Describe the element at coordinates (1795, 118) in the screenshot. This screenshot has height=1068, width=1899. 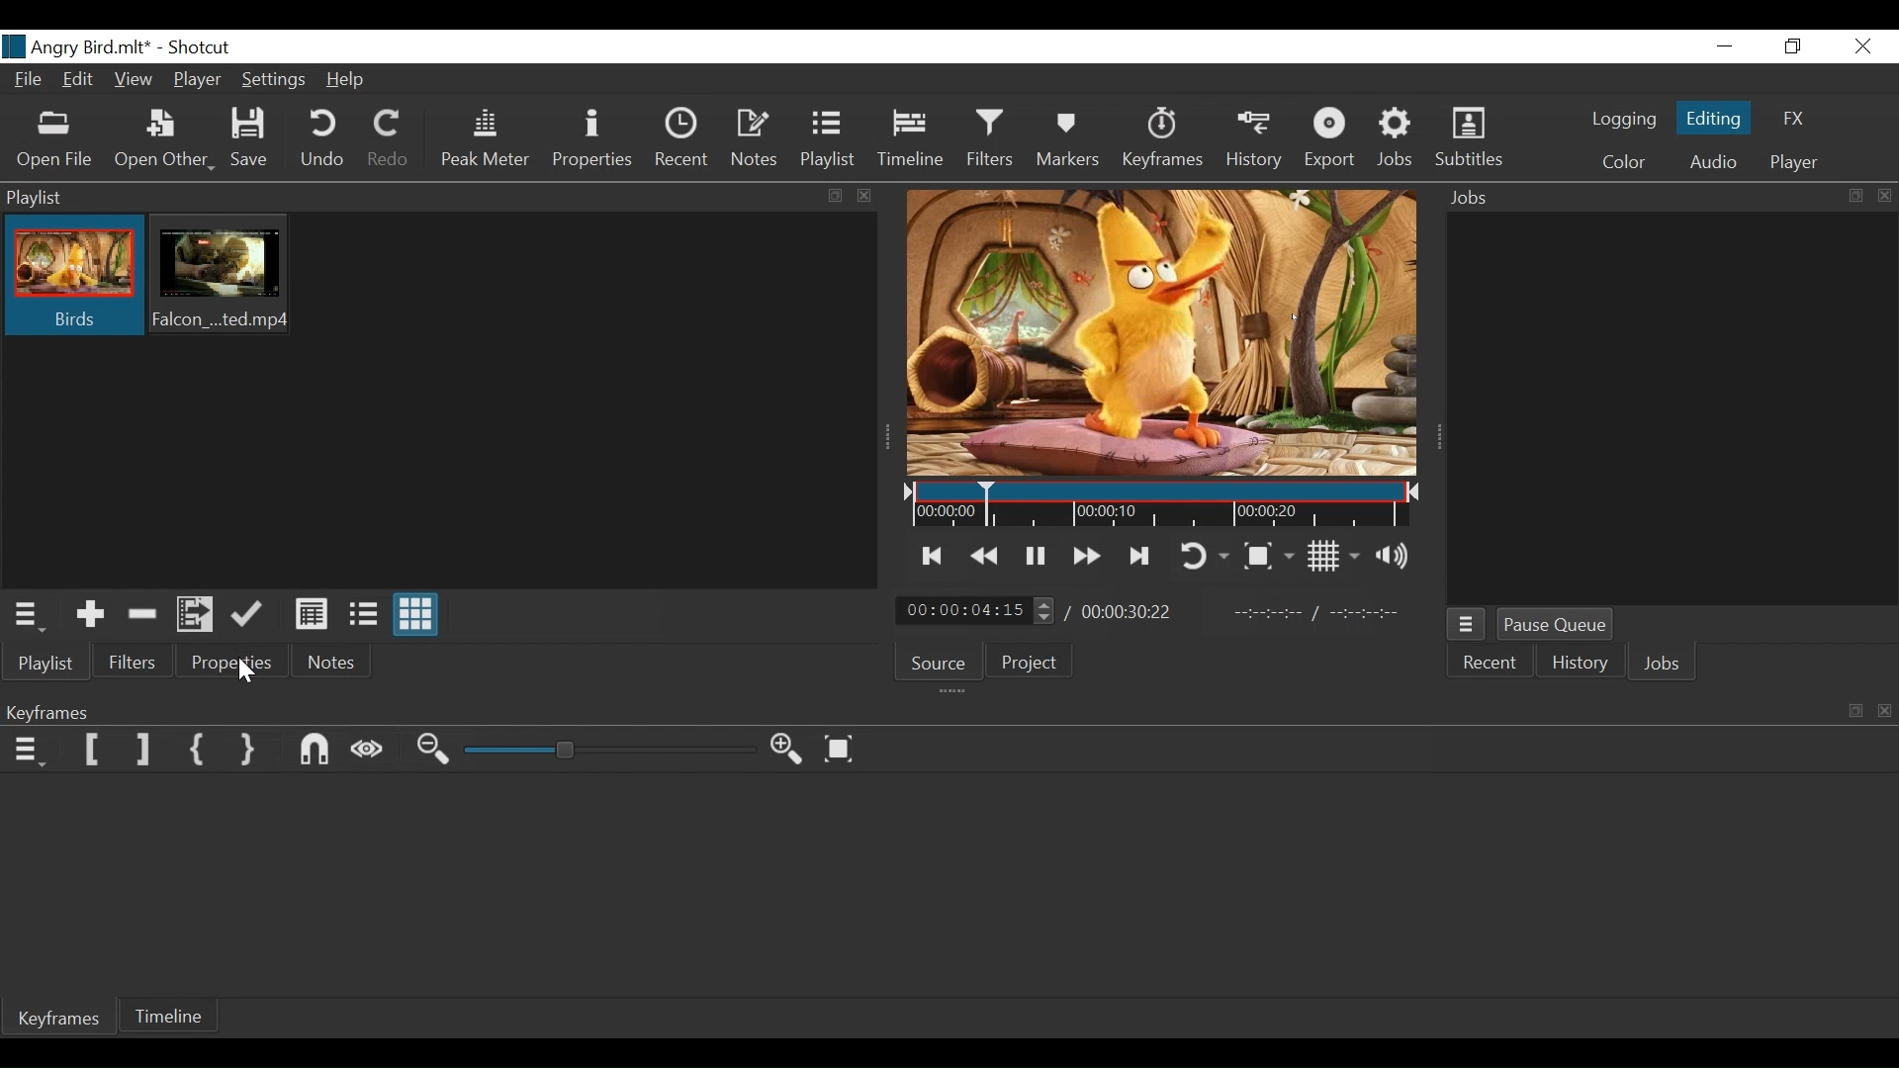
I see `FX` at that location.